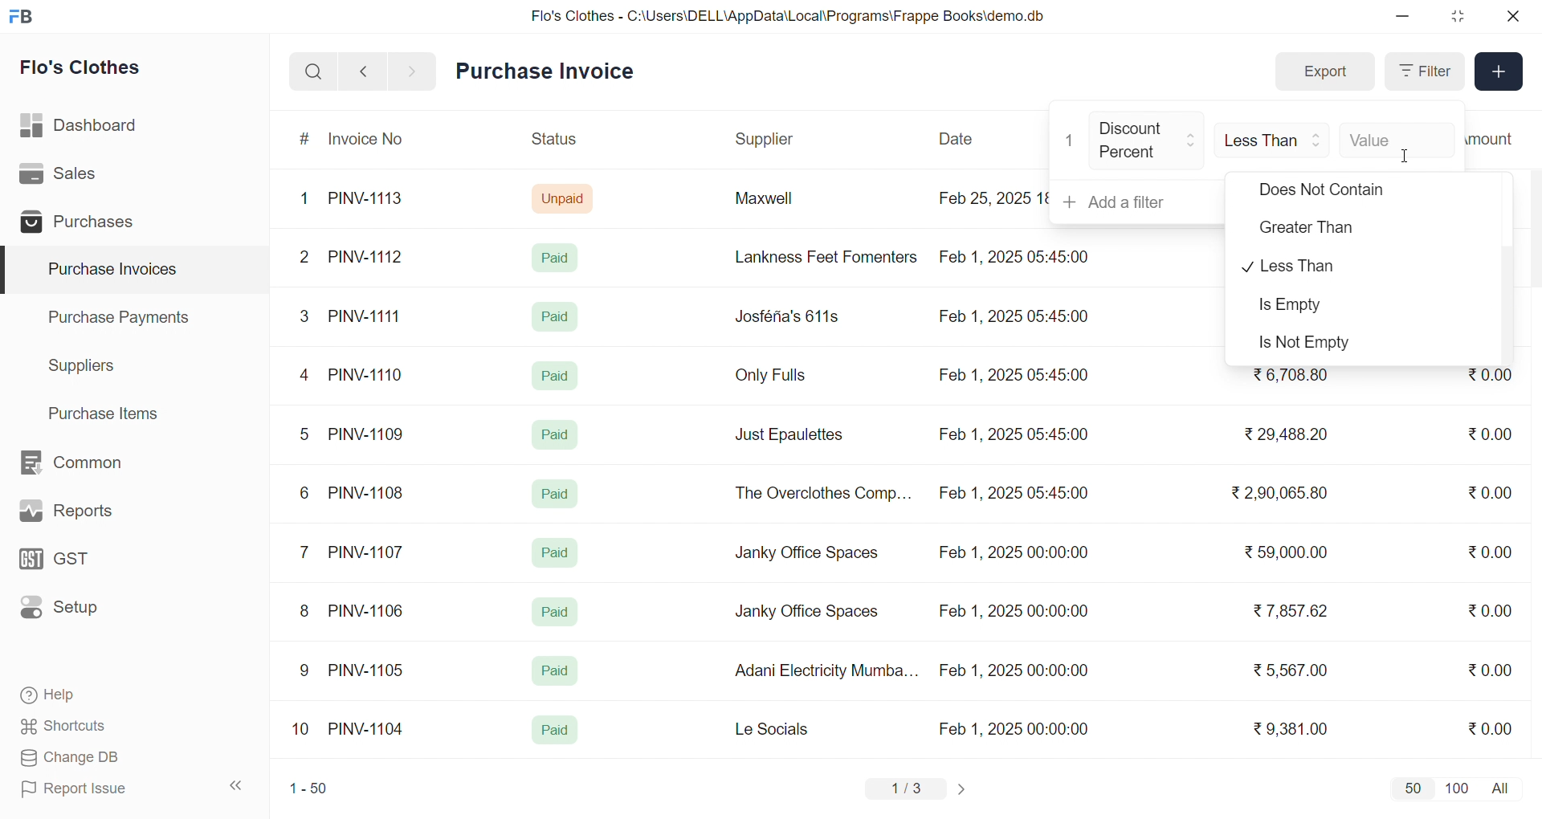 The width and height of the screenshot is (1542, 819). What do you see at coordinates (559, 257) in the screenshot?
I see `Paid` at bounding box center [559, 257].